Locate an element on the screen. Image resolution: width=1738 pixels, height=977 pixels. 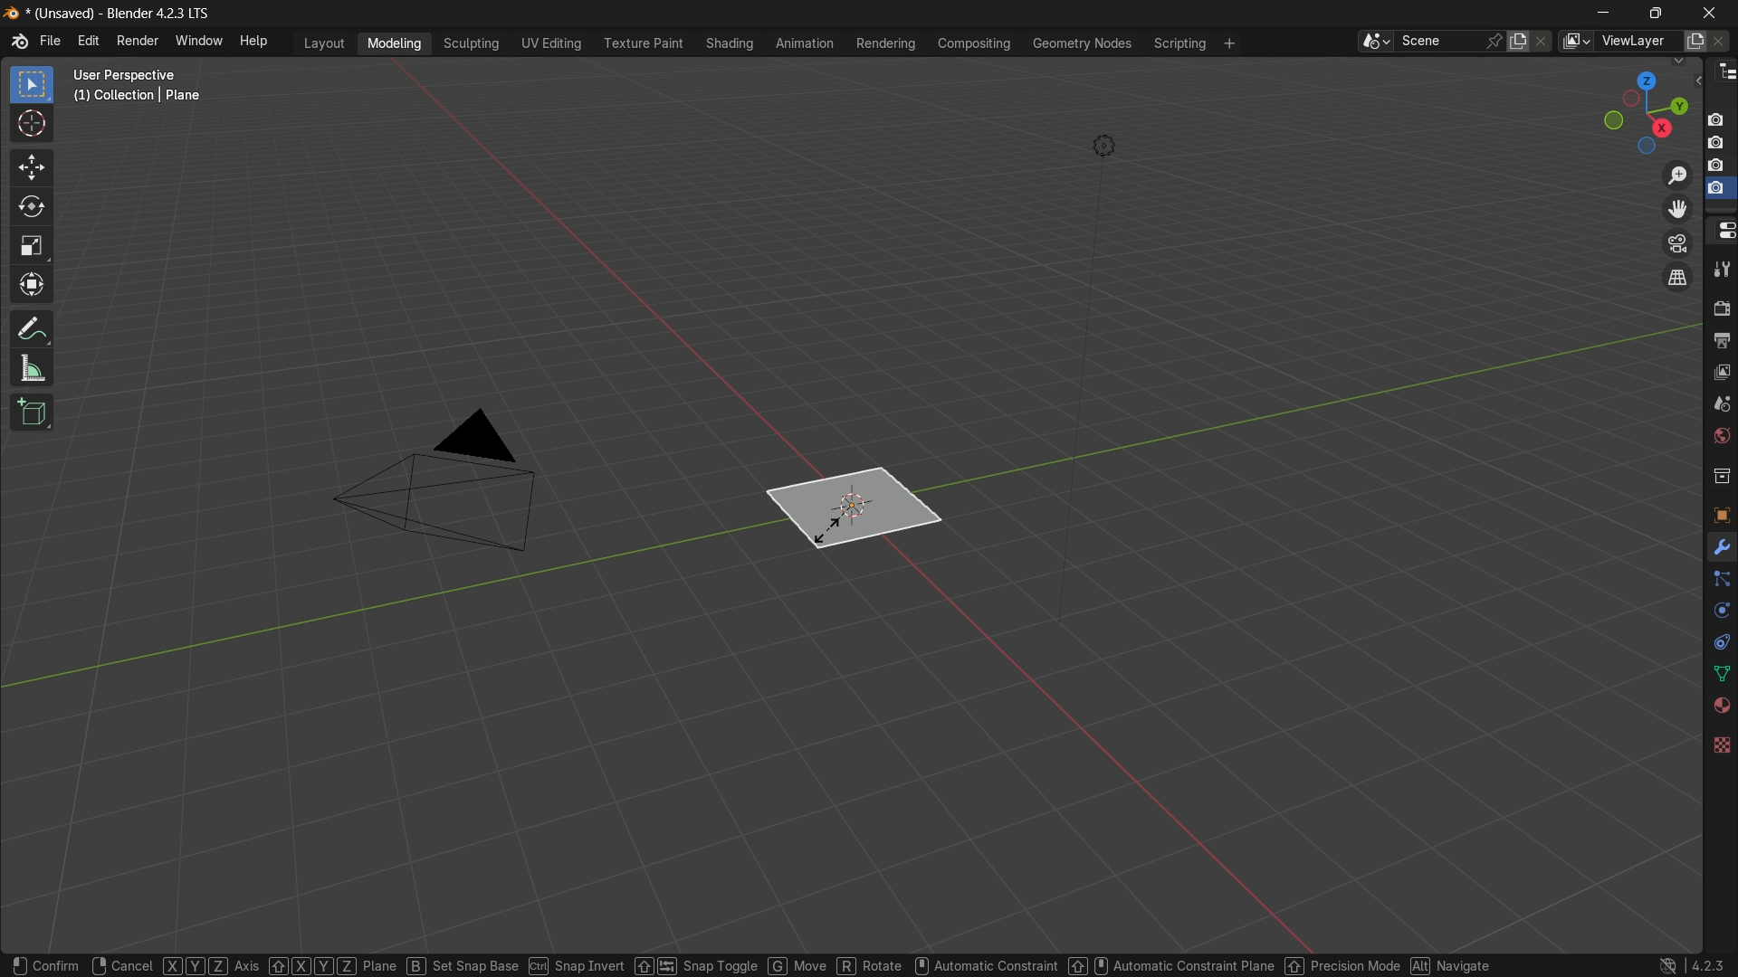
window menu is located at coordinates (198, 41).